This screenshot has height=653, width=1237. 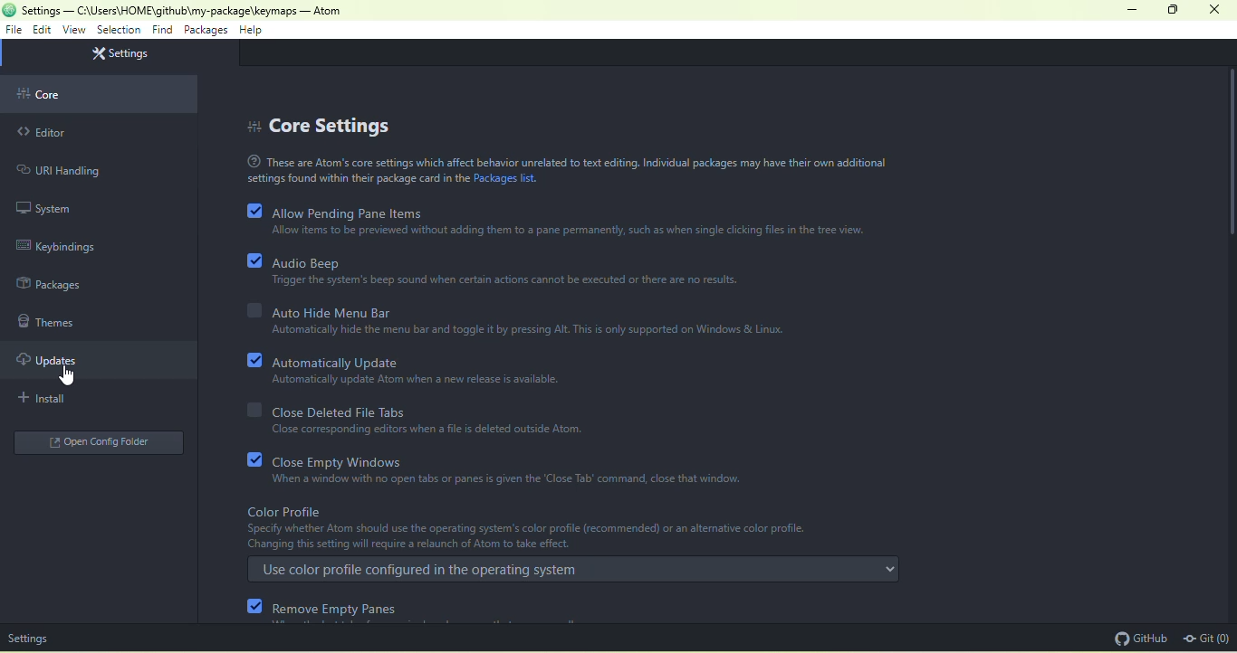 I want to click on editor, so click(x=87, y=131).